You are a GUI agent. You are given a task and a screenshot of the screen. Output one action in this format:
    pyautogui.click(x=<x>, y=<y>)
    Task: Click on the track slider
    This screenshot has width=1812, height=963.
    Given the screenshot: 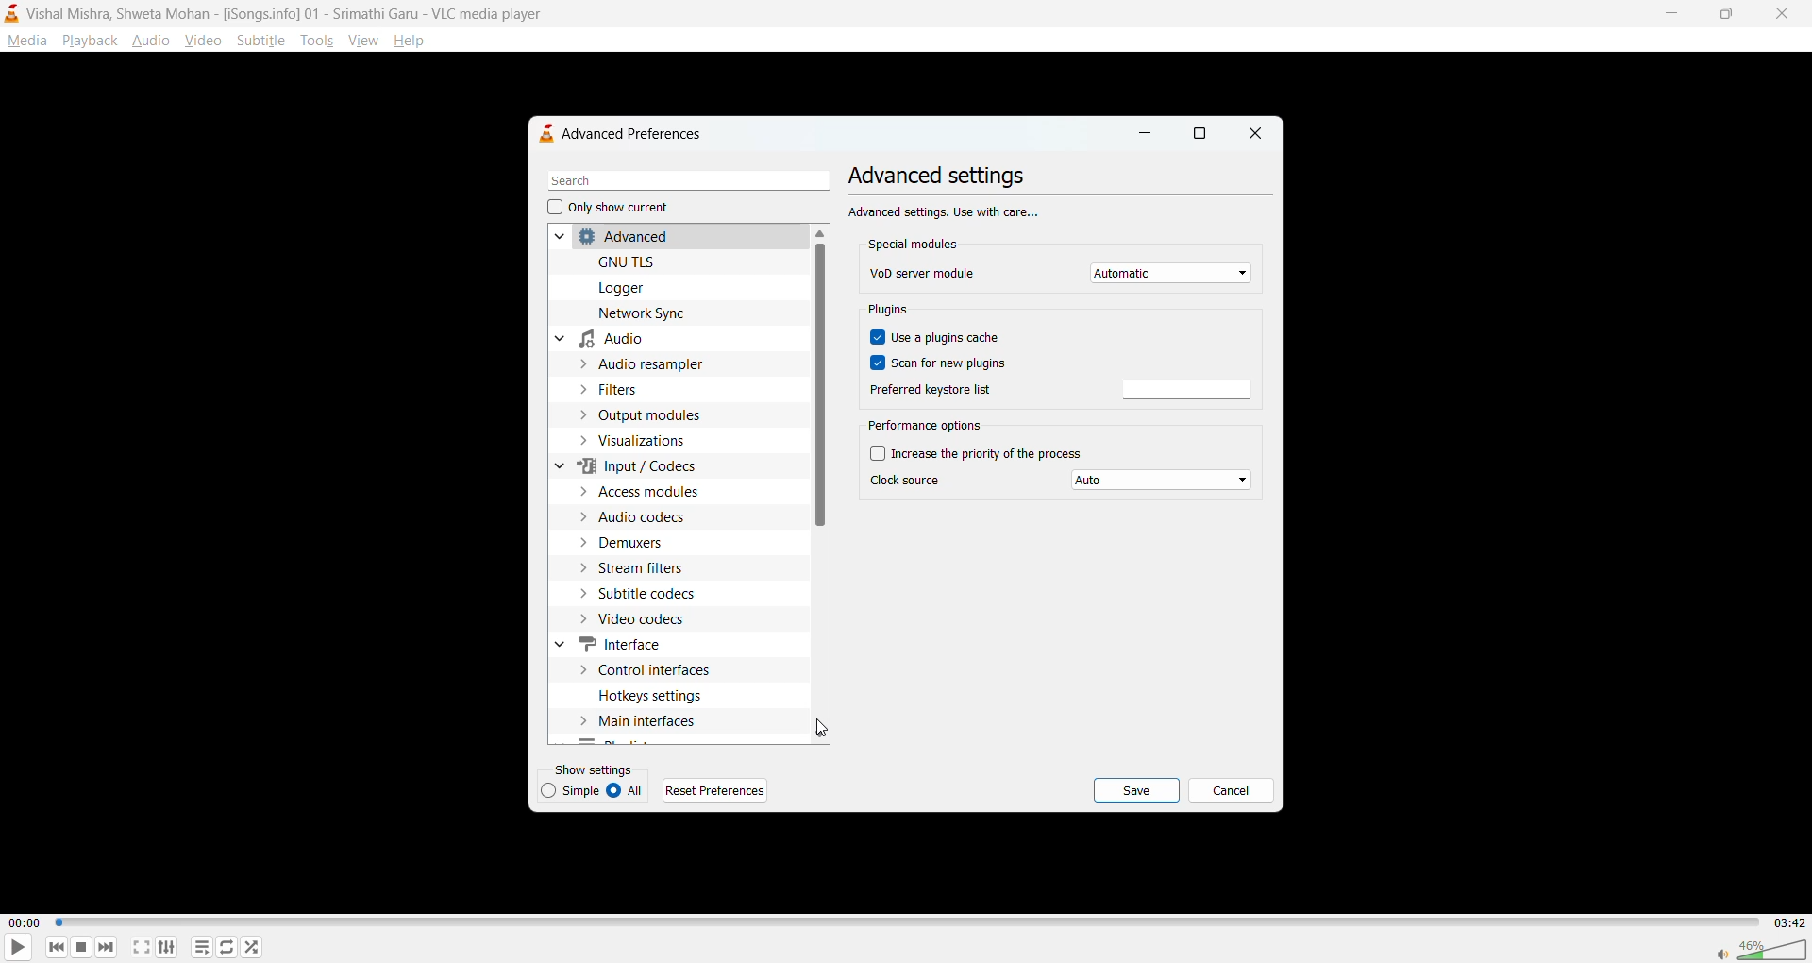 What is the action you would take?
    pyautogui.click(x=904, y=923)
    